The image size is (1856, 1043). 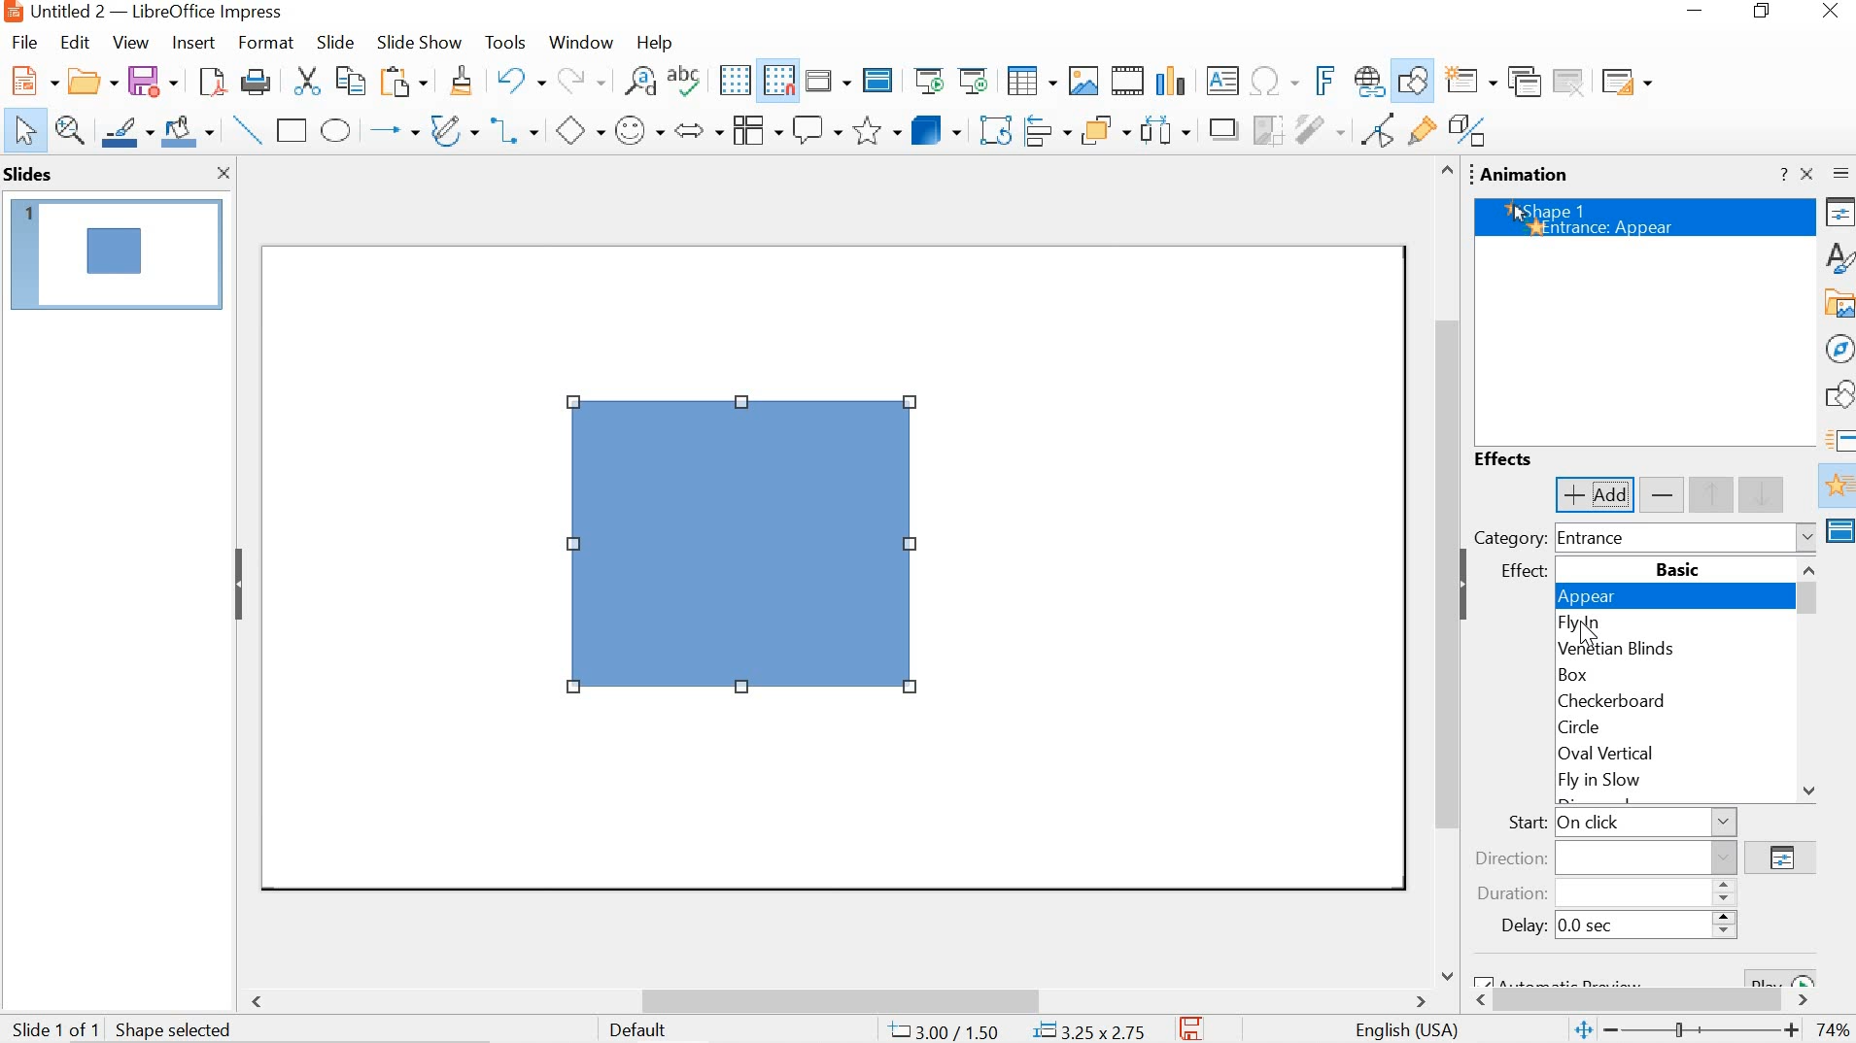 What do you see at coordinates (140, 13) in the screenshot?
I see `Untitled 2 - LibreOffice Impress` at bounding box center [140, 13].